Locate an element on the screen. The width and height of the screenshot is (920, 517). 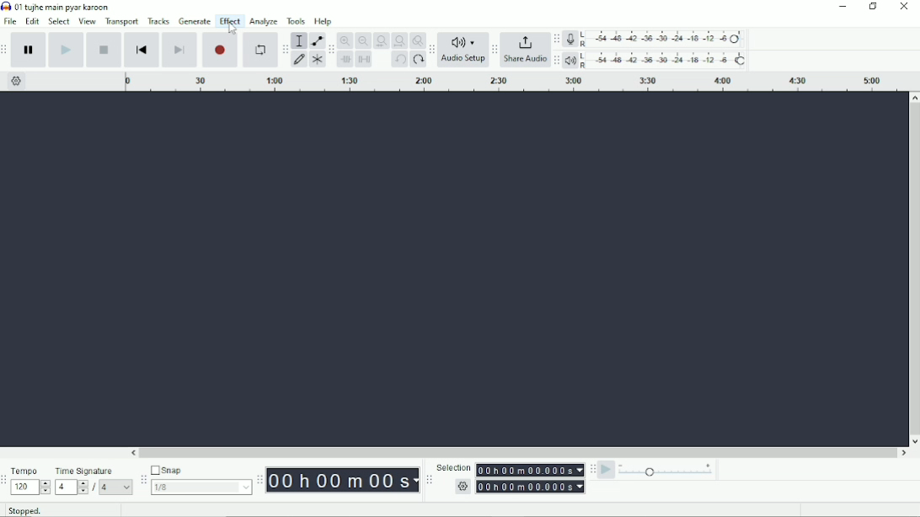
Audacity play-at-speed toolbar is located at coordinates (591, 470).